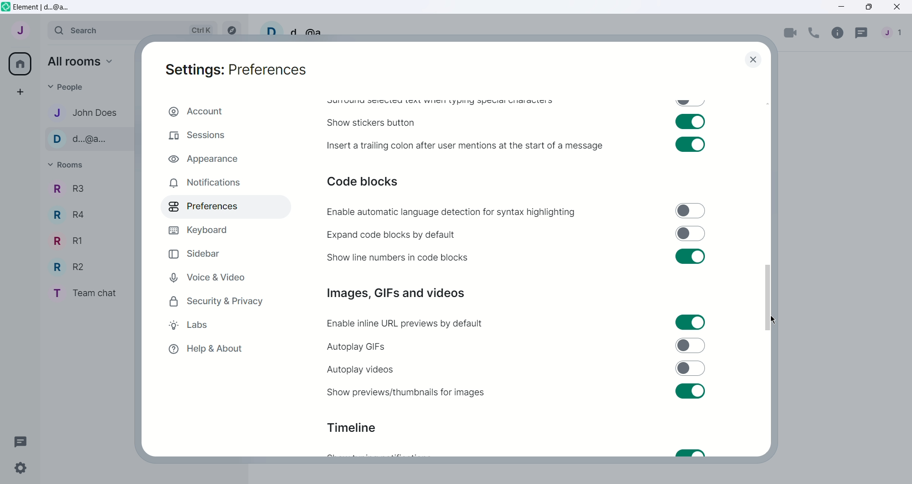 The image size is (912, 484). What do you see at coordinates (689, 256) in the screenshot?
I see `Toggle swtich on for show line numbers in code blocks` at bounding box center [689, 256].